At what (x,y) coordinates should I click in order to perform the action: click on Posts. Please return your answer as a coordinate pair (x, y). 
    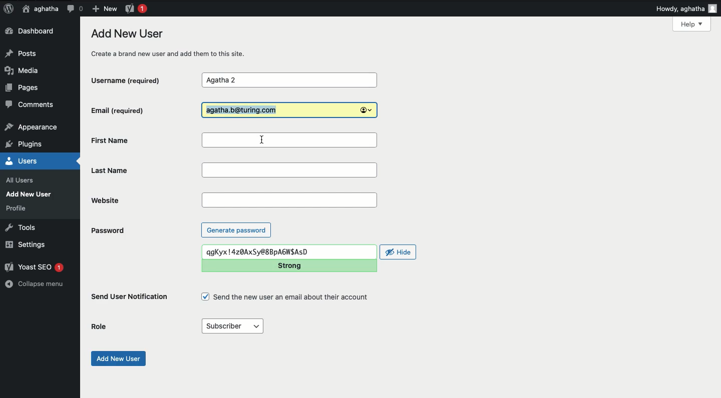
    Looking at the image, I should click on (24, 52).